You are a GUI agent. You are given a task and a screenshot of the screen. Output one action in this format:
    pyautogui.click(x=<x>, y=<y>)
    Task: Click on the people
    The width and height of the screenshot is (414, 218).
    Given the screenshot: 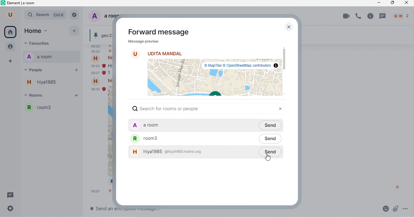 What is the action you would take?
    pyautogui.click(x=401, y=16)
    